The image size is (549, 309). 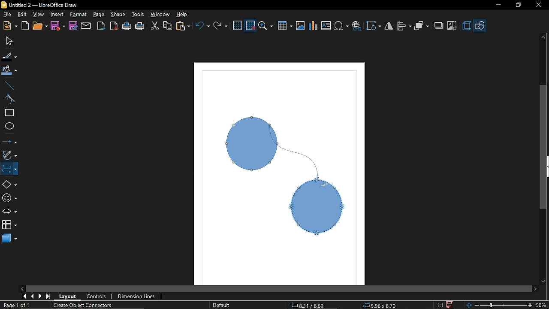 I want to click on Open, so click(x=40, y=26).